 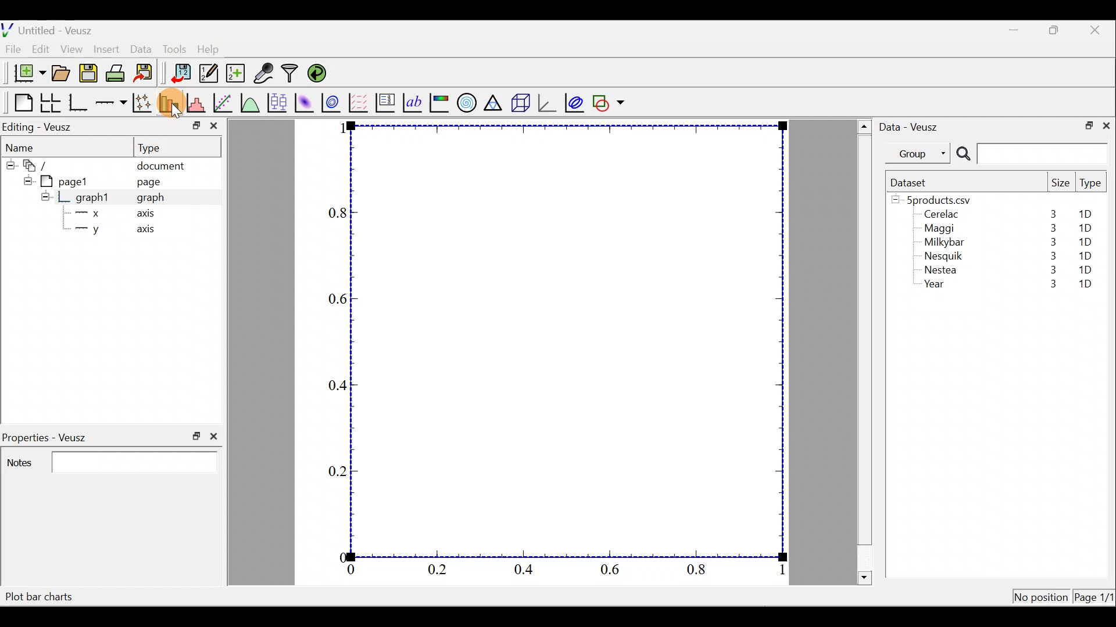 What do you see at coordinates (25, 73) in the screenshot?
I see `New document` at bounding box center [25, 73].